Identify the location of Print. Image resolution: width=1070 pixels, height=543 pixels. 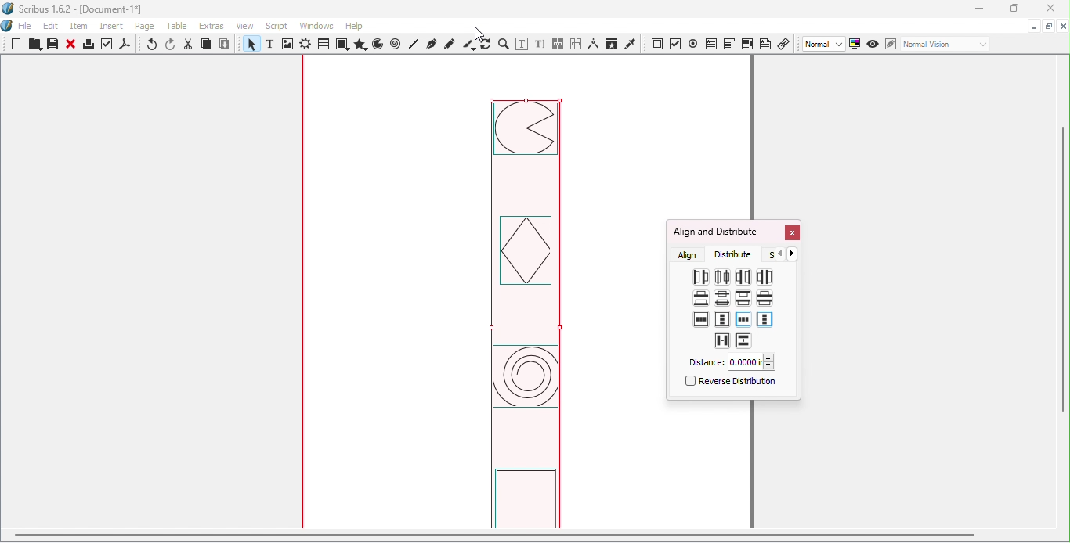
(88, 46).